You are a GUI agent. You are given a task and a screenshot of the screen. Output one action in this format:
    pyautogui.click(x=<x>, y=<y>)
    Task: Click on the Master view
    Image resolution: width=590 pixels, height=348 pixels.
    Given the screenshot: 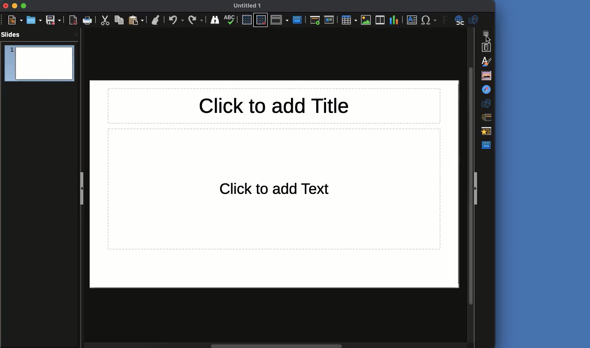 What is the action you would take?
    pyautogui.click(x=488, y=145)
    